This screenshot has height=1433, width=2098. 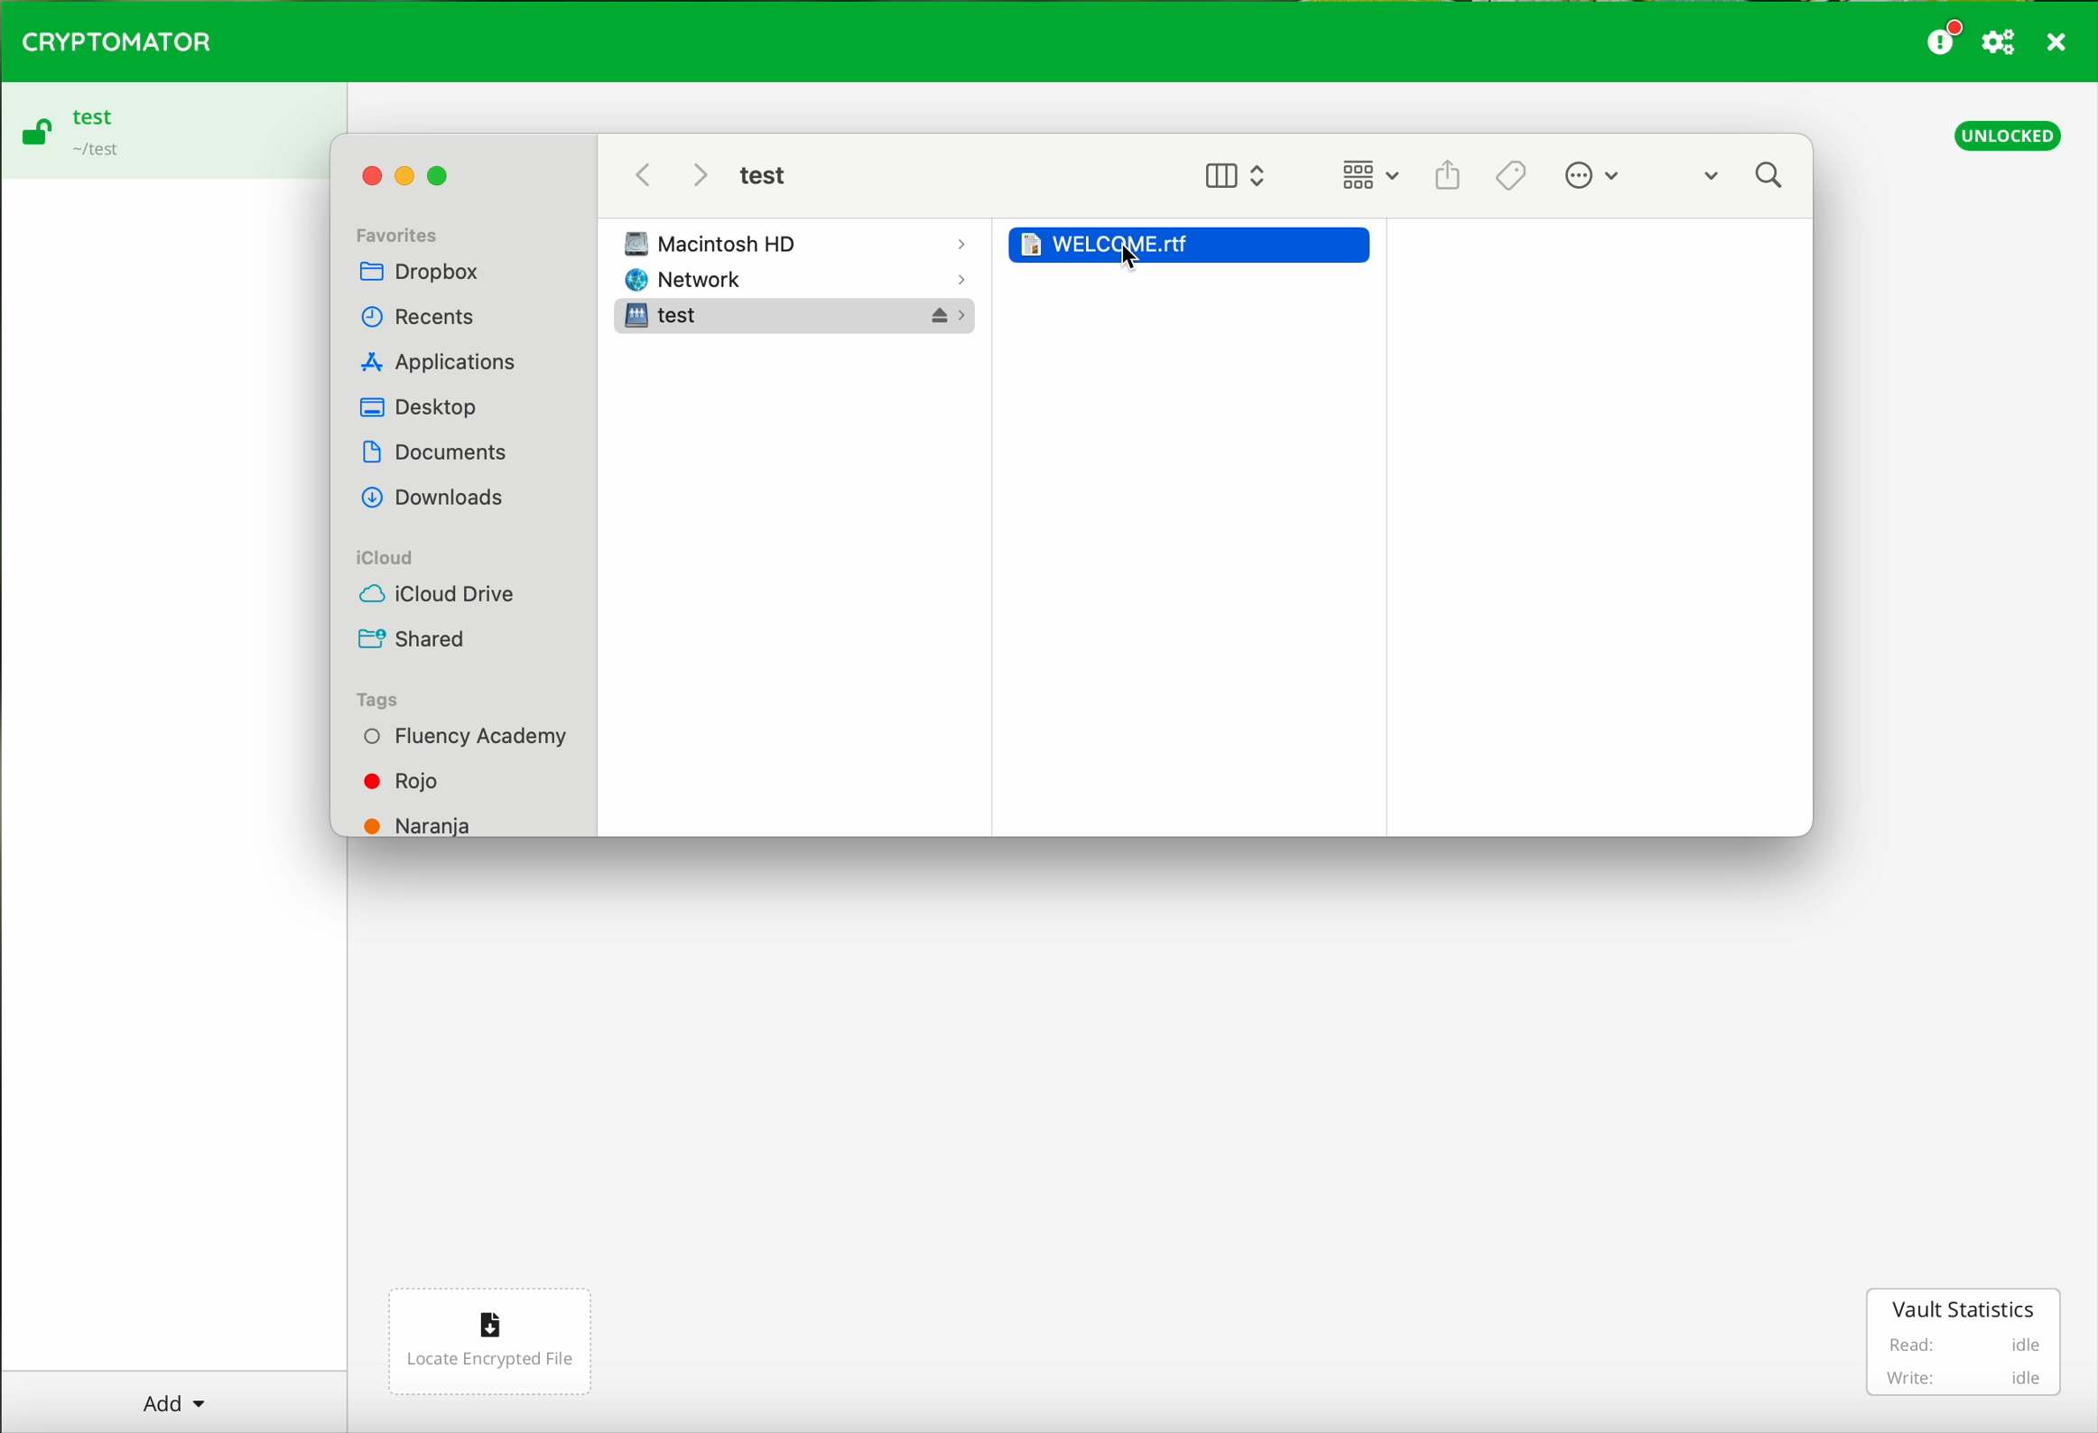 I want to click on More Options, so click(x=1606, y=174).